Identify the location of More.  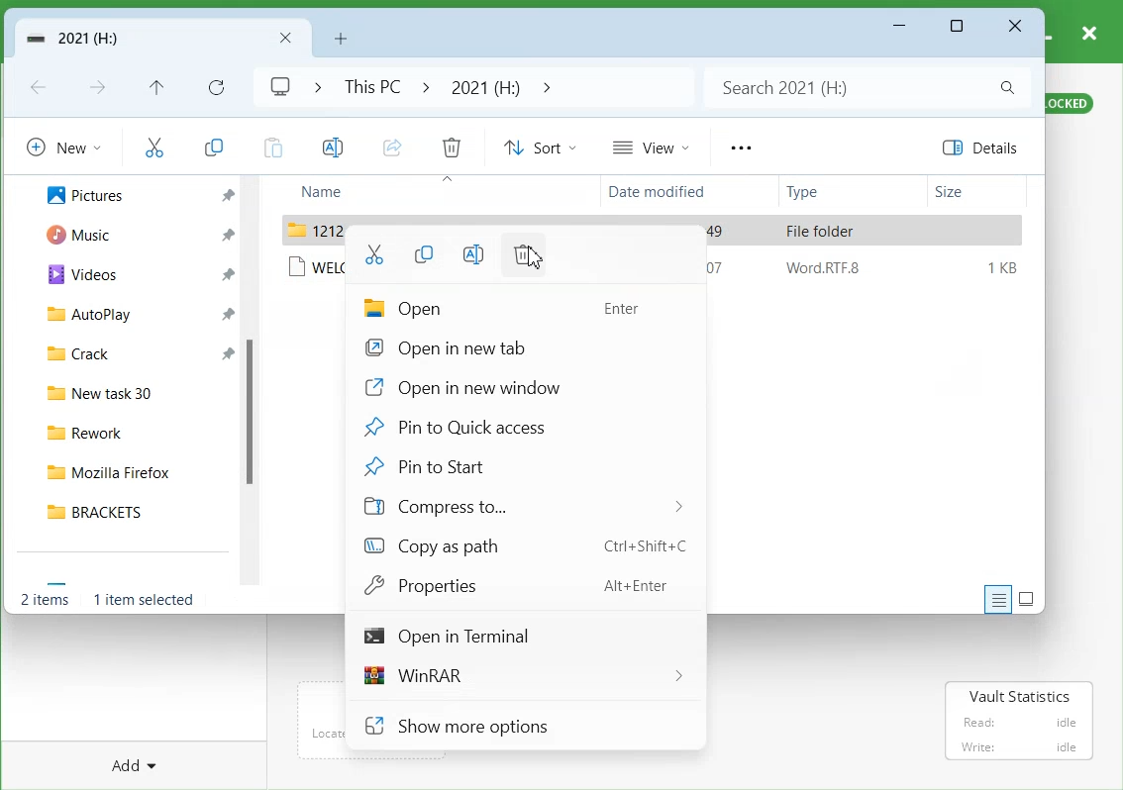
(740, 148).